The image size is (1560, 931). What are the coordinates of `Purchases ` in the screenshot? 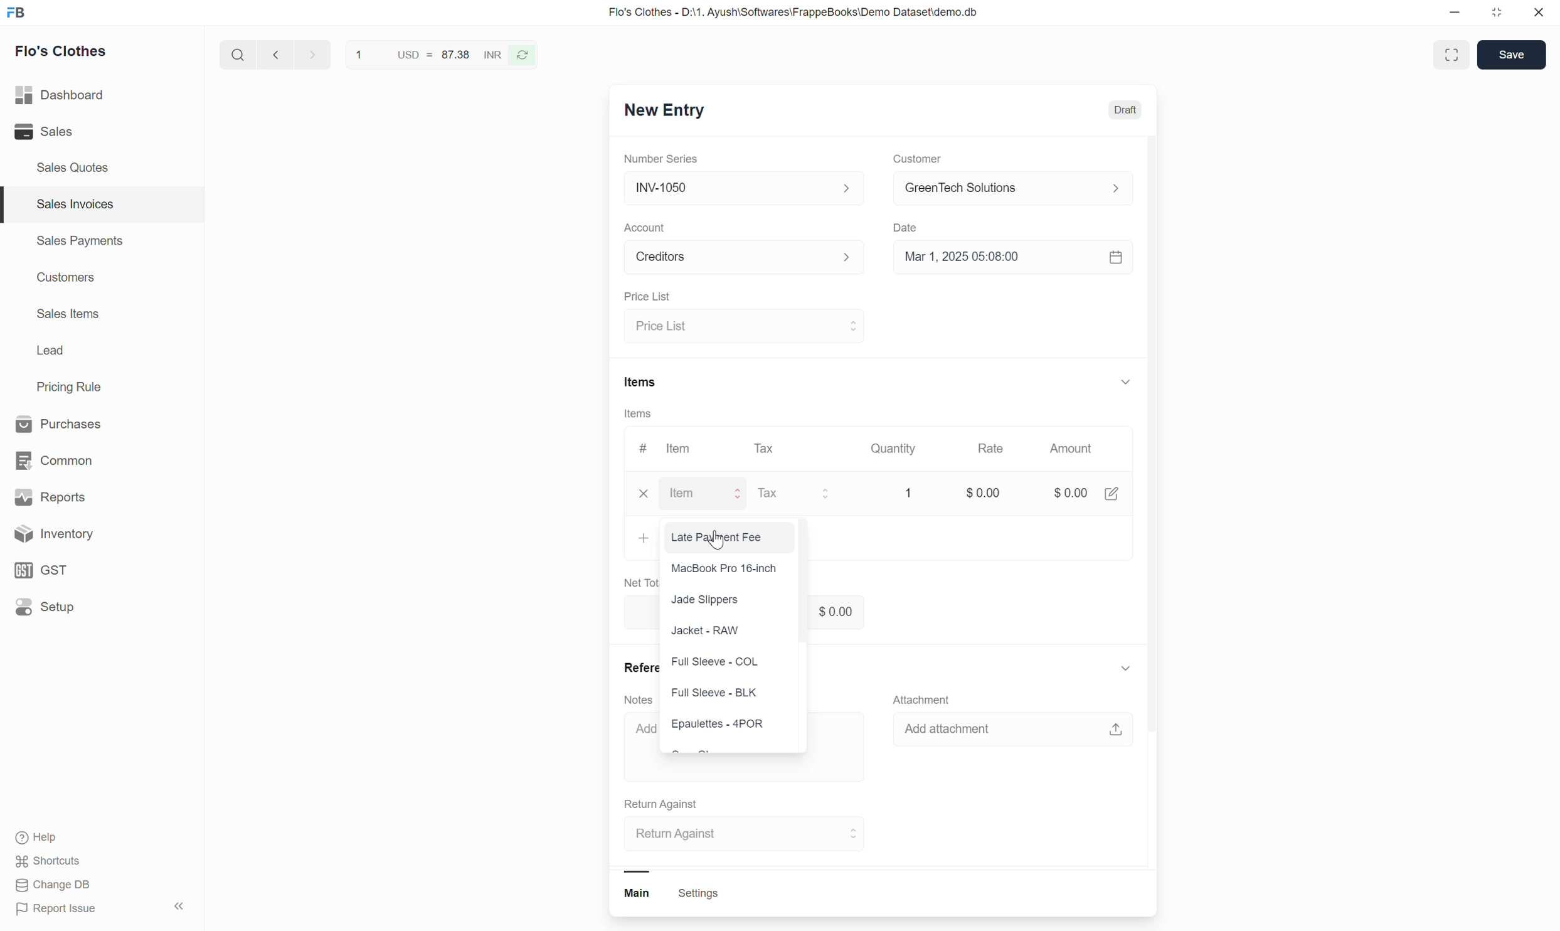 It's located at (78, 422).